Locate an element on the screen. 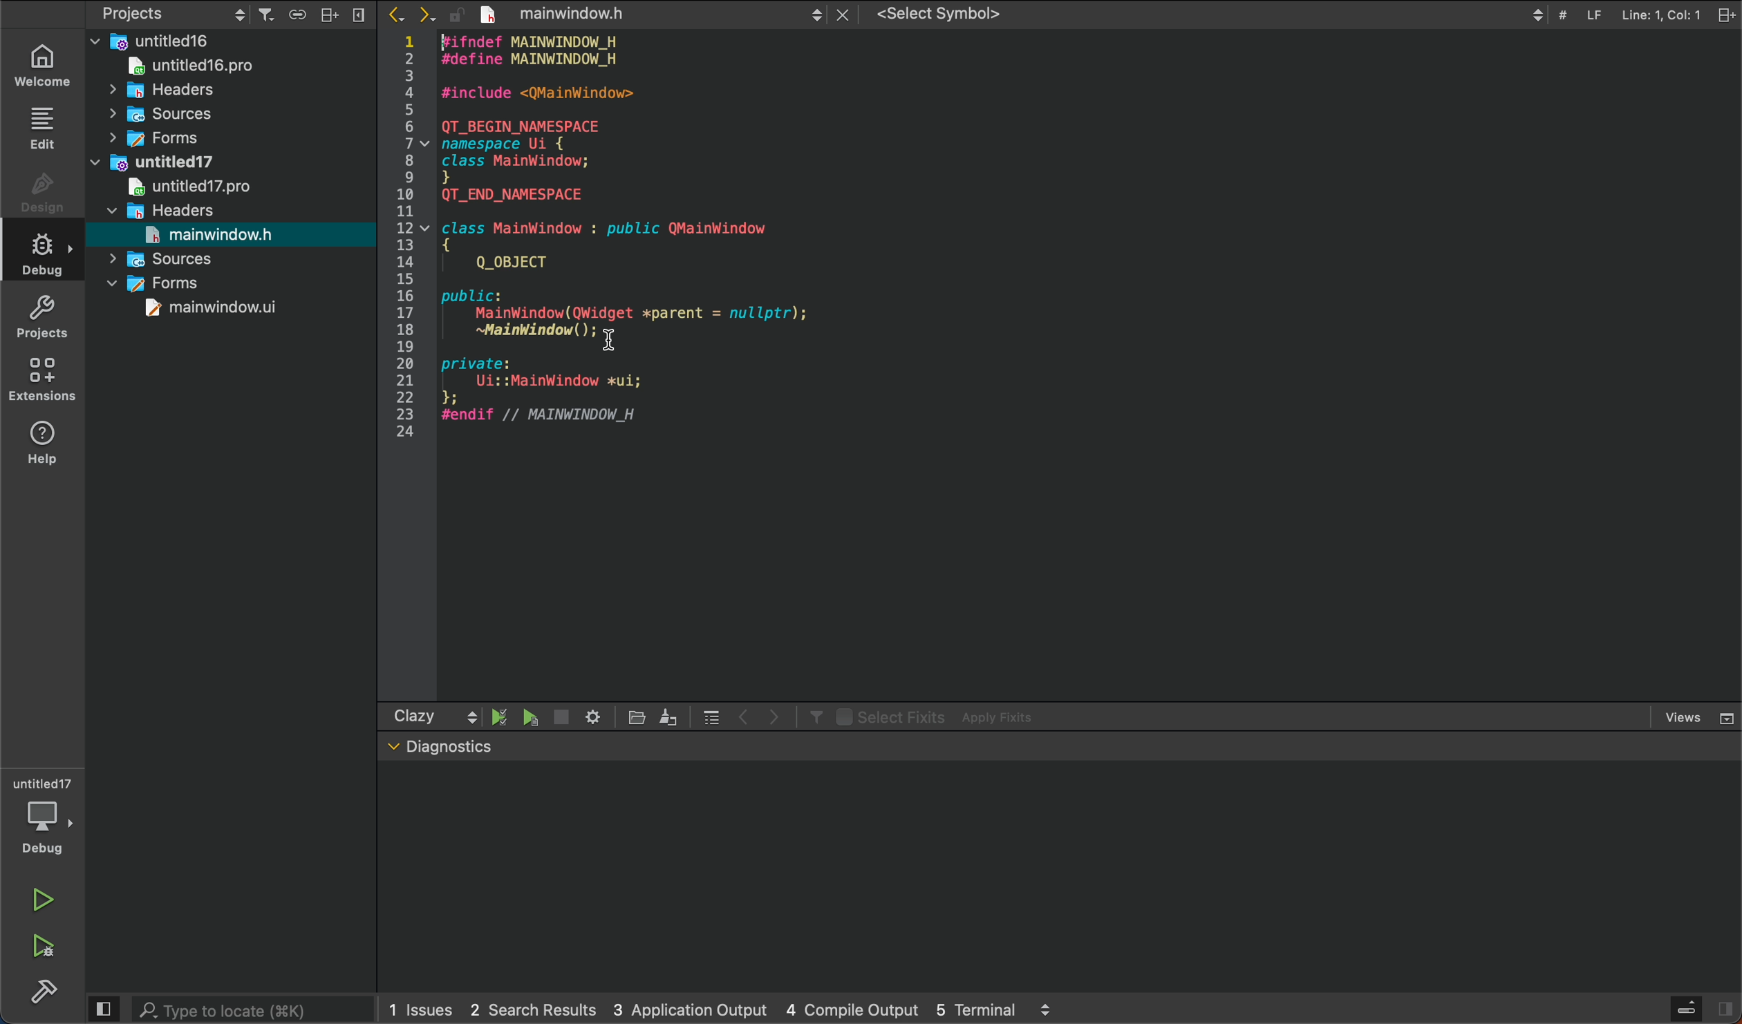 This screenshot has width=1742, height=1024. Next is located at coordinates (428, 16).